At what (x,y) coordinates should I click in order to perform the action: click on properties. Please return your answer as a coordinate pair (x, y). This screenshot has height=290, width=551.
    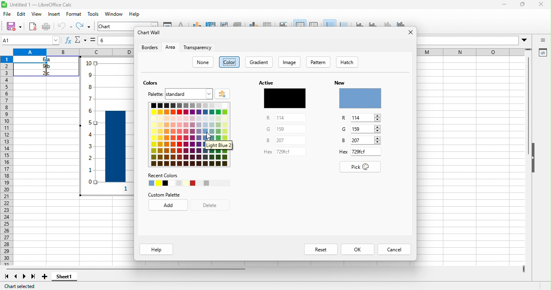
    Looking at the image, I should click on (543, 53).